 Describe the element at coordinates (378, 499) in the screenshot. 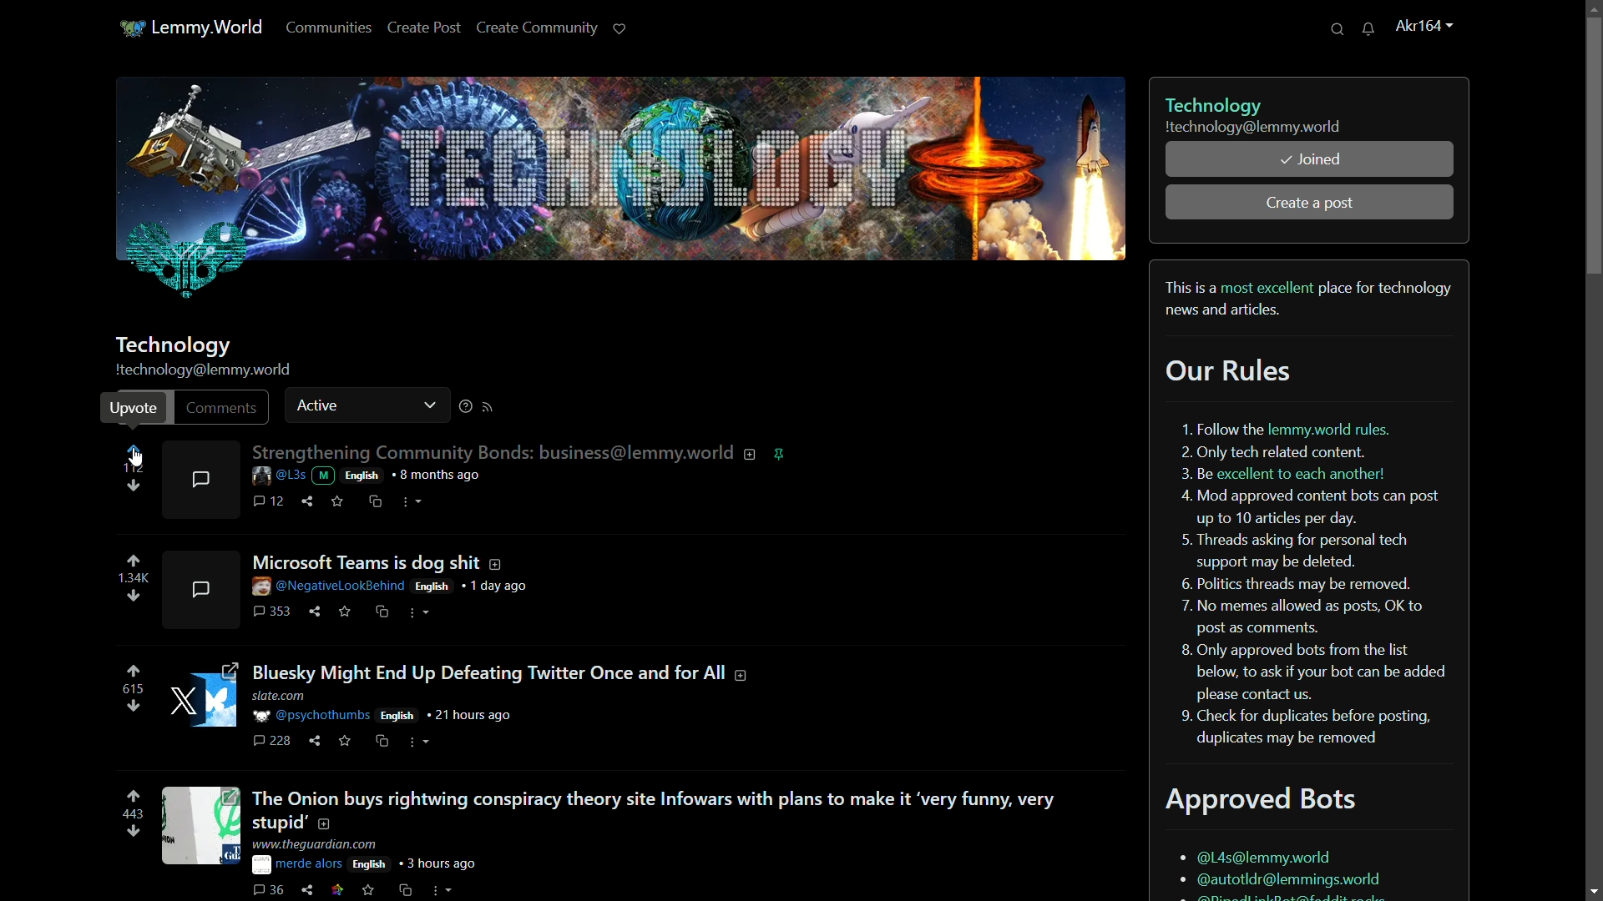

I see `cs` at that location.